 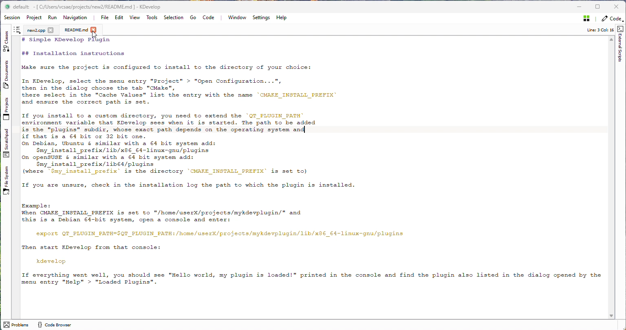 I want to click on Settings, so click(x=262, y=19).